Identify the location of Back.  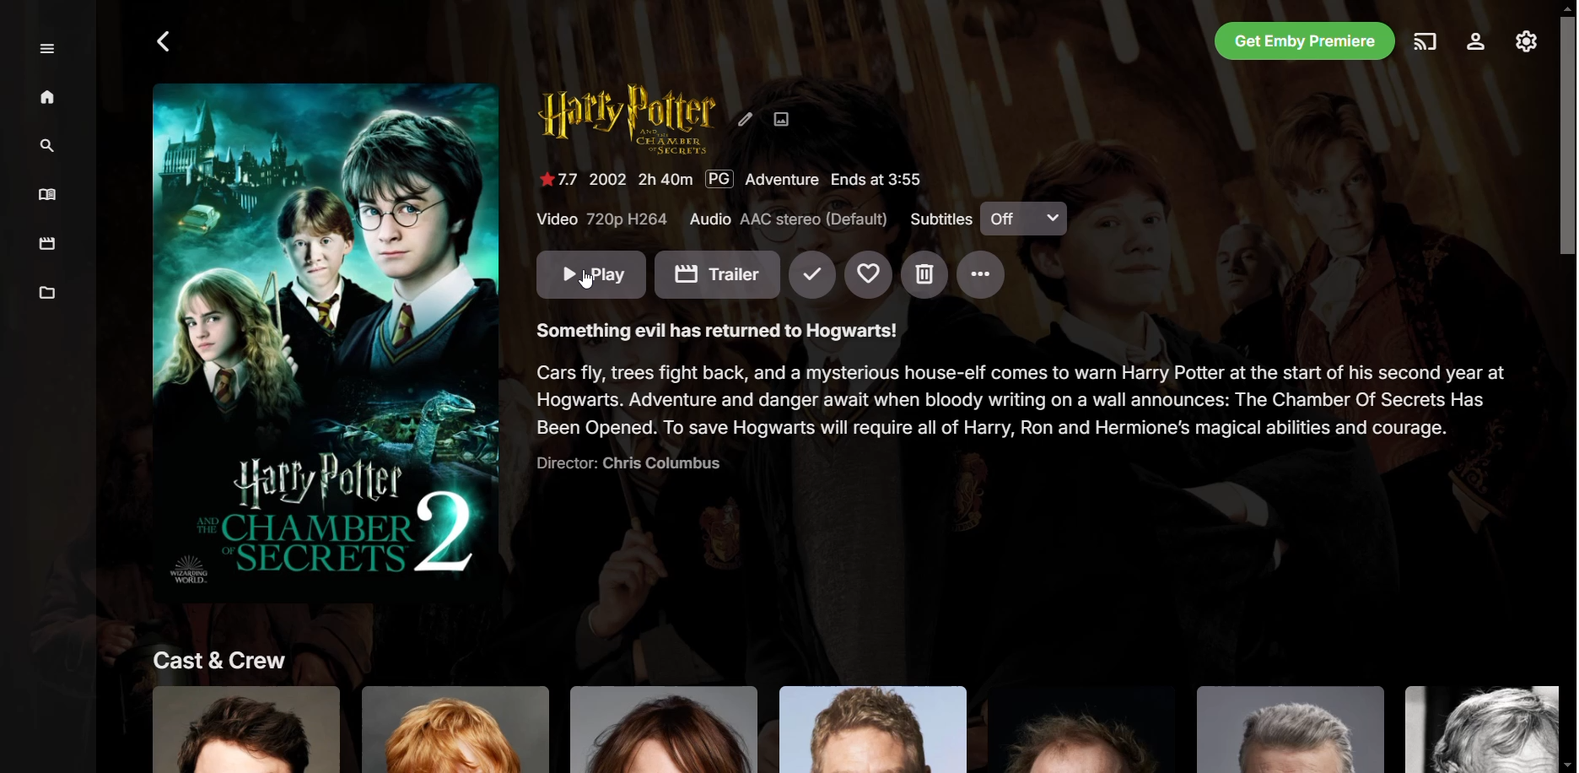
(165, 42).